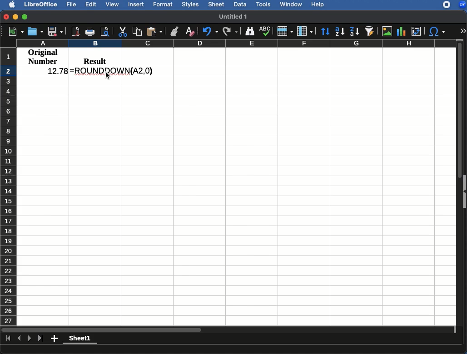  What do you see at coordinates (41, 339) in the screenshot?
I see `Last sheet` at bounding box center [41, 339].